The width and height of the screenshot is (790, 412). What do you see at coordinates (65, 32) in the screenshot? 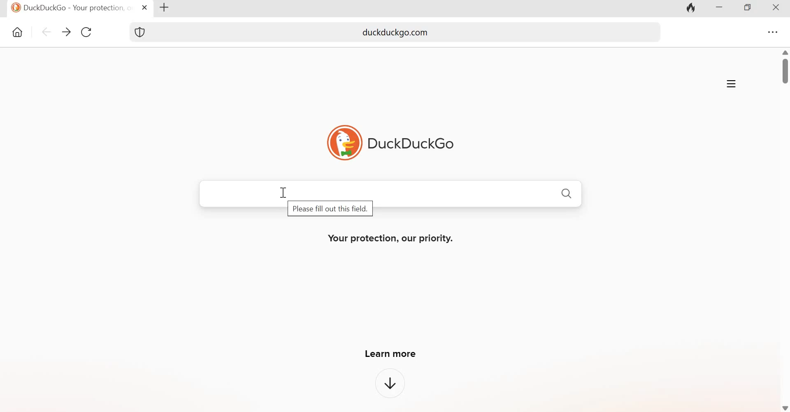
I see `go forward one page` at bounding box center [65, 32].